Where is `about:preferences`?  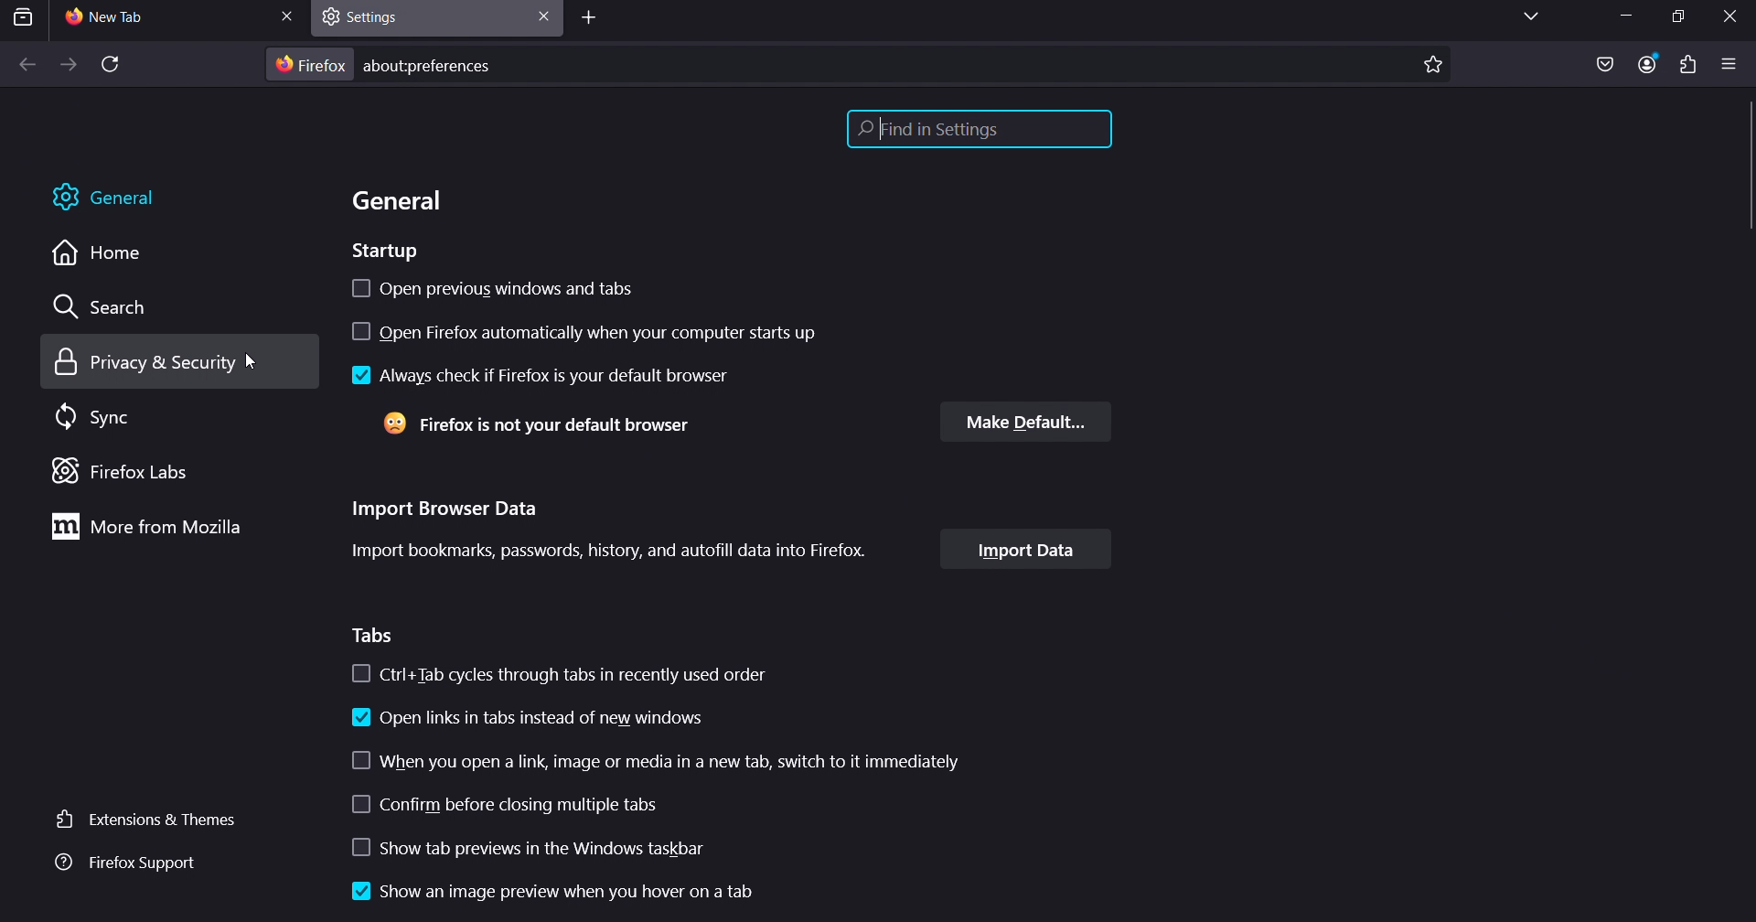 about:preferences is located at coordinates (435, 66).